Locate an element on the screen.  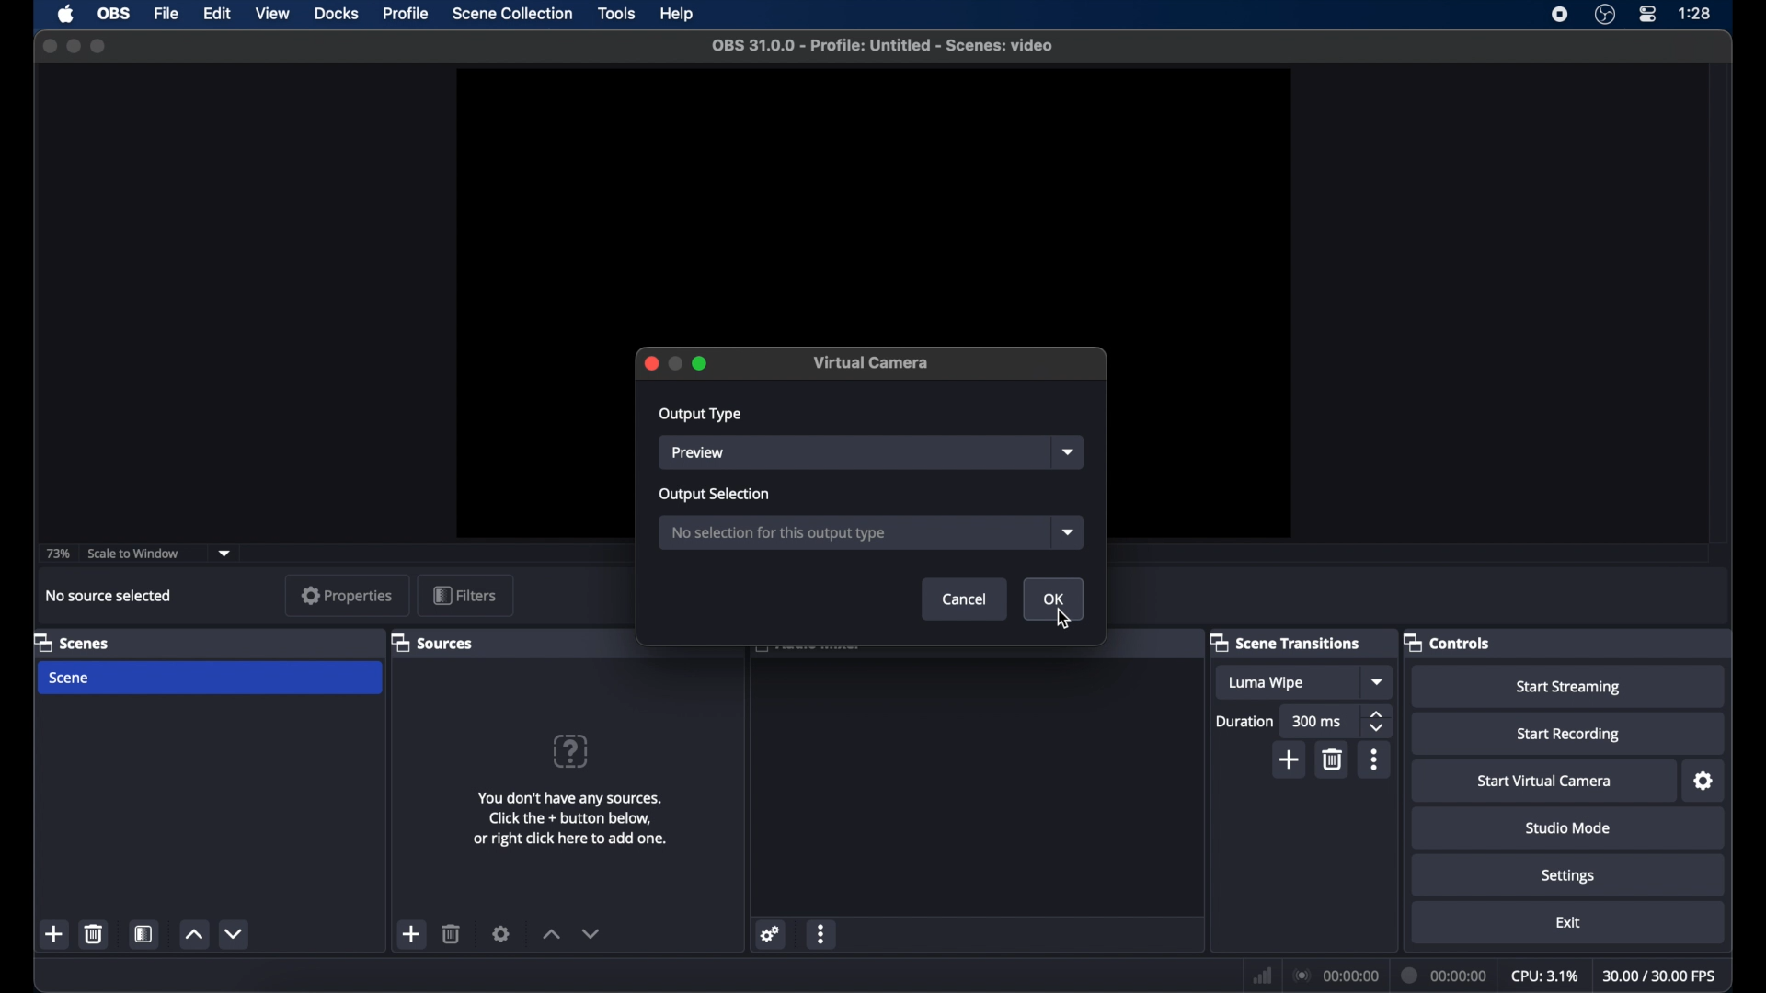
luma wipe is located at coordinates (1288, 682).